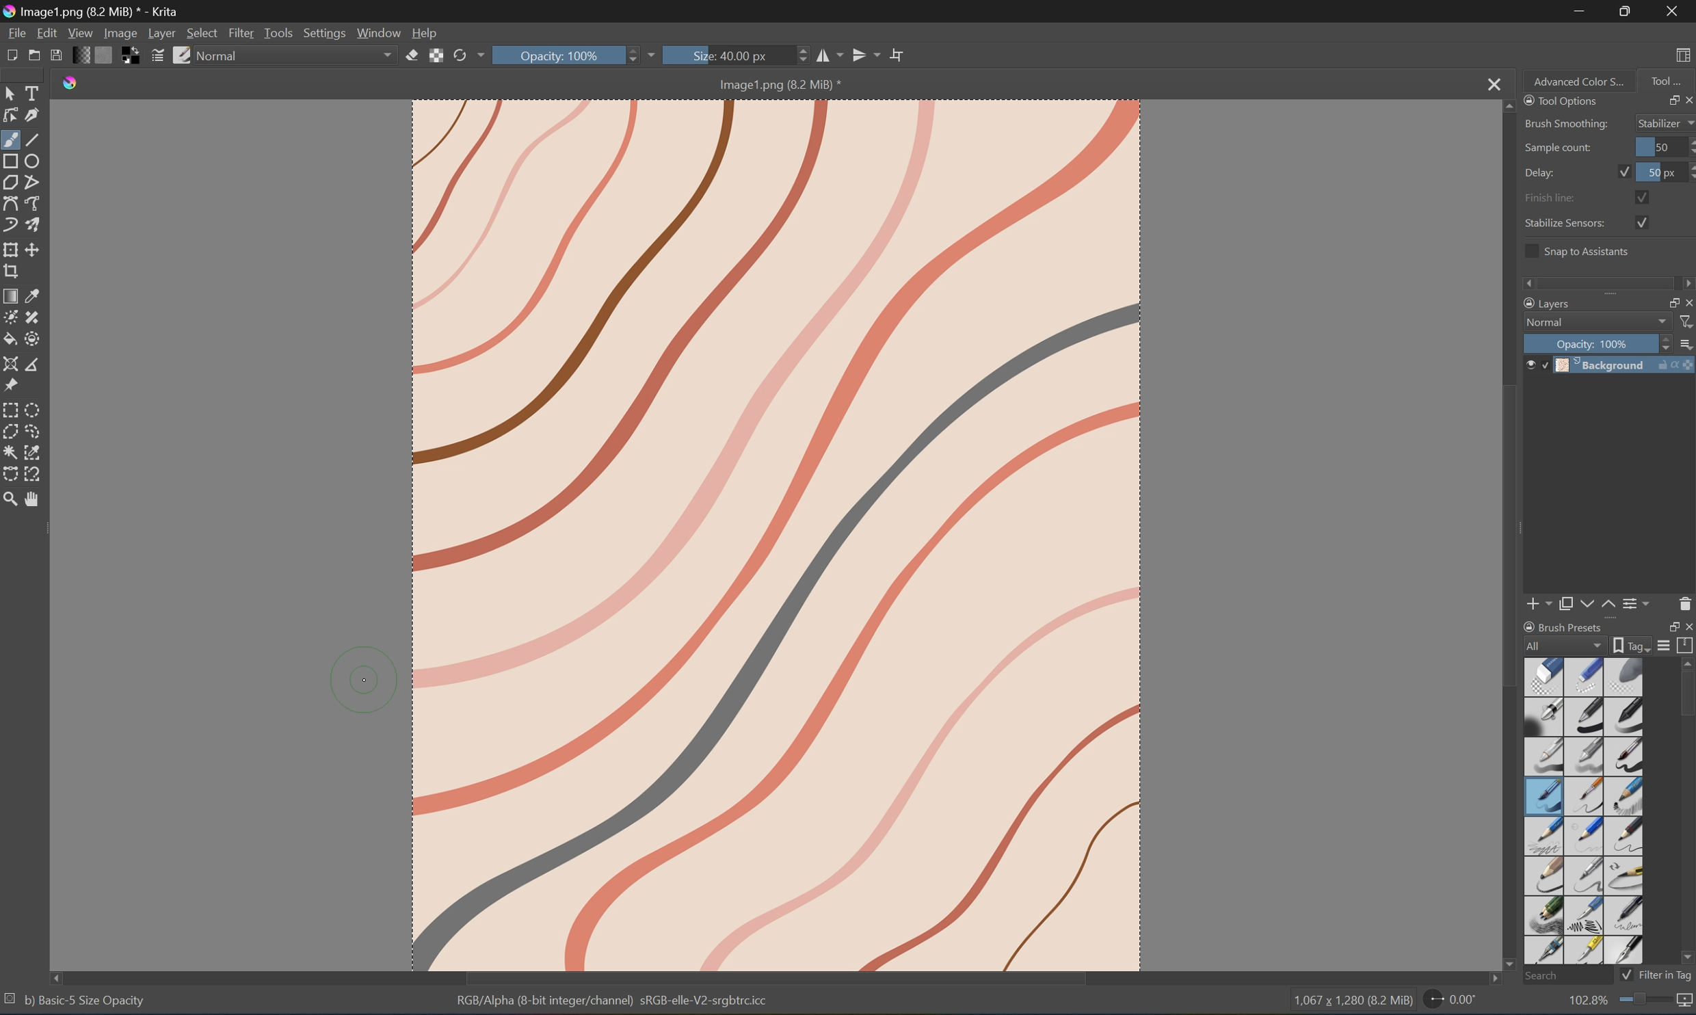  What do you see at coordinates (412, 57) in the screenshot?
I see `Set eraser mode` at bounding box center [412, 57].